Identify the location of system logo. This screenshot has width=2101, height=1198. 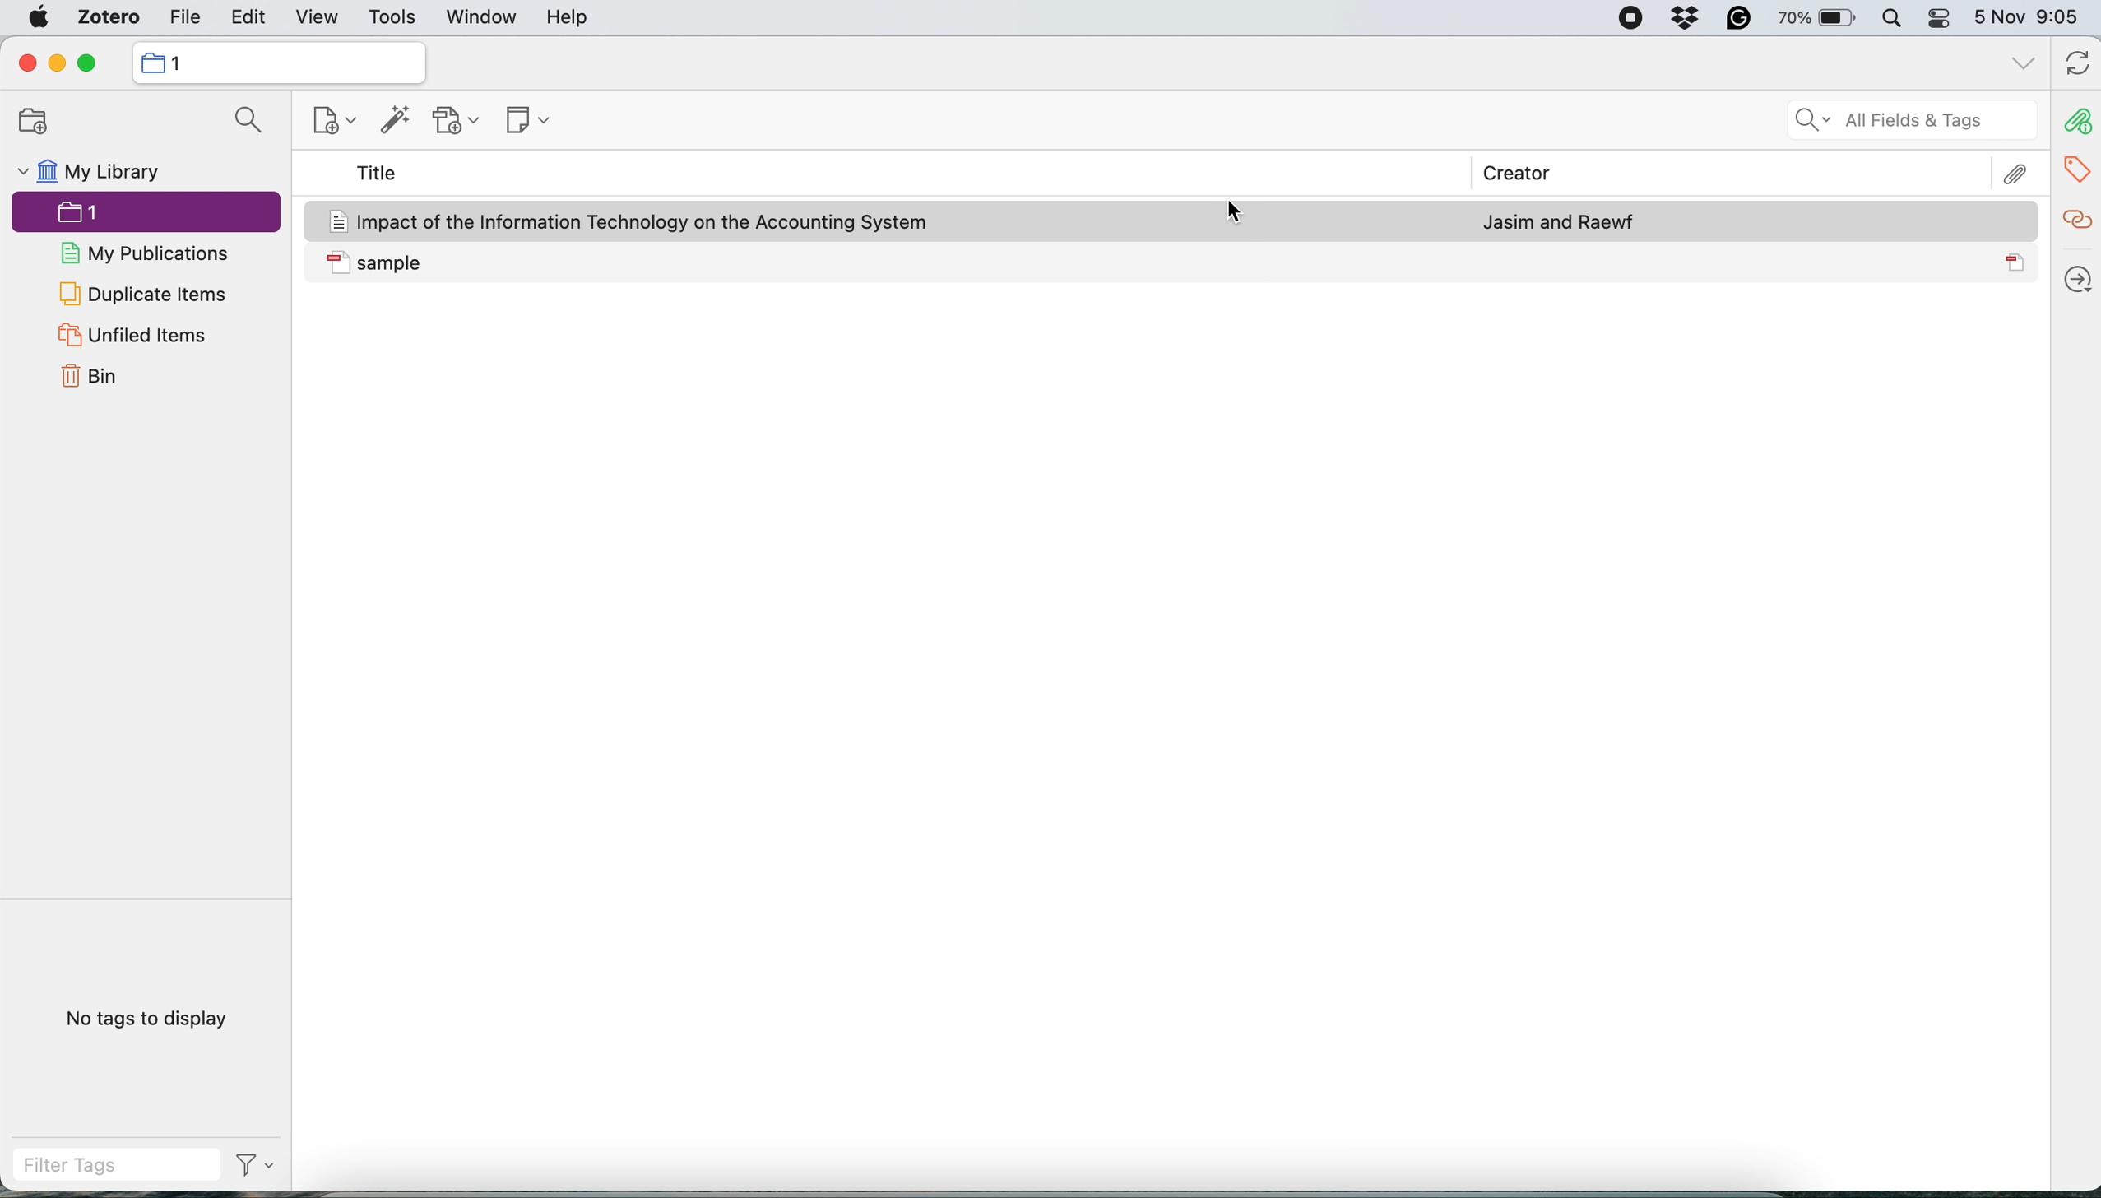
(39, 17).